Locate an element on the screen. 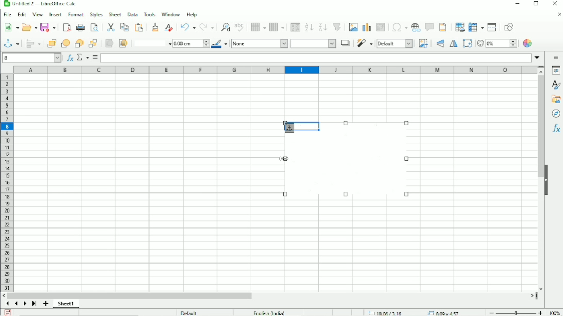 This screenshot has width=563, height=316. Tools is located at coordinates (149, 14).